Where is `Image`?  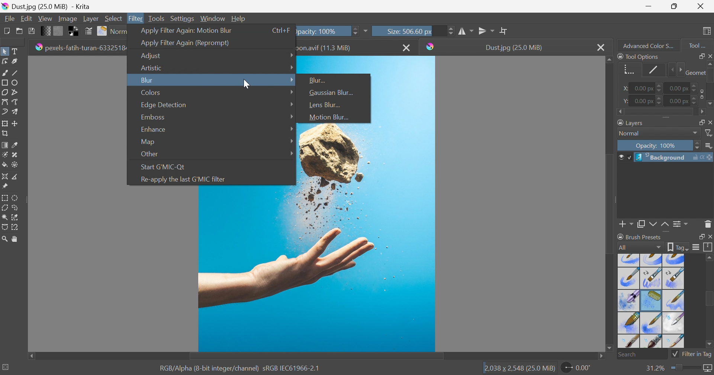 Image is located at coordinates (67, 18).